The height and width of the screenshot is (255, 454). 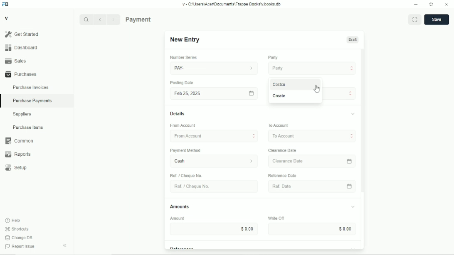 I want to click on Purchase Items, so click(x=37, y=127).